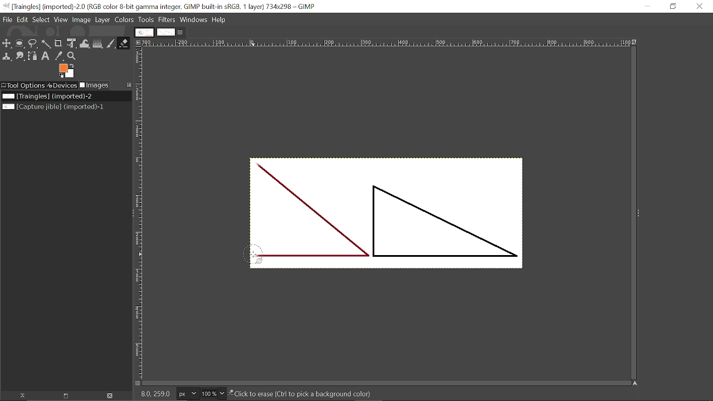  I want to click on Other tab, so click(144, 32).